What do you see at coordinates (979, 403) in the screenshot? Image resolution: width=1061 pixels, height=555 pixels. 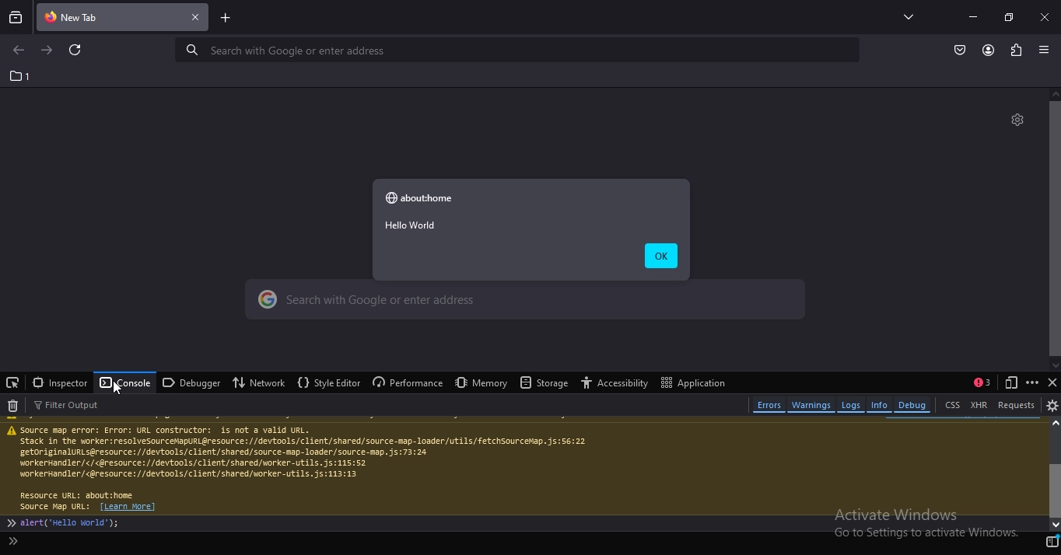 I see `XHR` at bounding box center [979, 403].